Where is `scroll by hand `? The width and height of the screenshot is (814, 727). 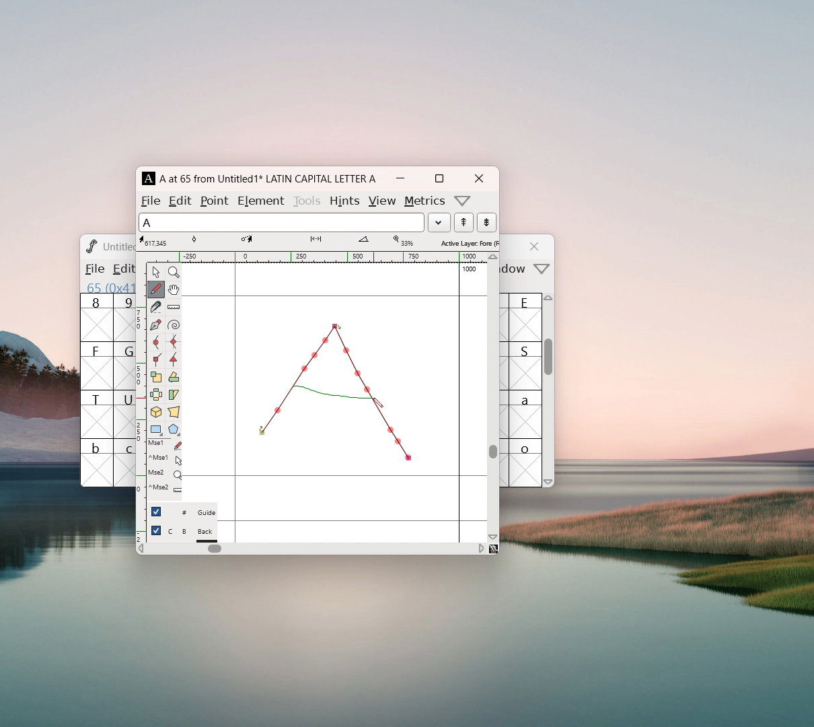 scroll by hand  is located at coordinates (174, 290).